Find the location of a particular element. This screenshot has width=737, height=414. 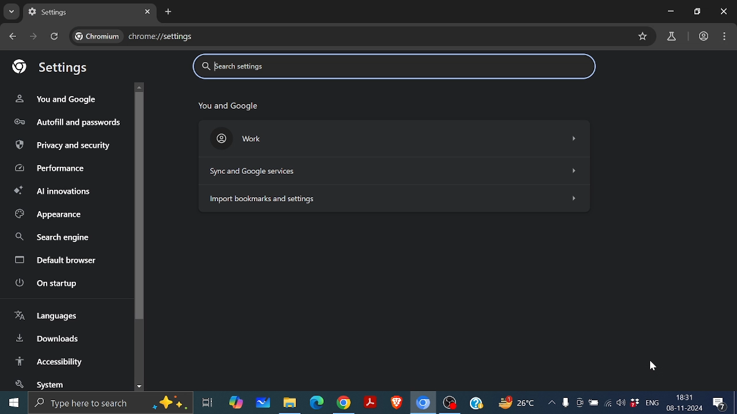

Accessibility is located at coordinates (50, 362).